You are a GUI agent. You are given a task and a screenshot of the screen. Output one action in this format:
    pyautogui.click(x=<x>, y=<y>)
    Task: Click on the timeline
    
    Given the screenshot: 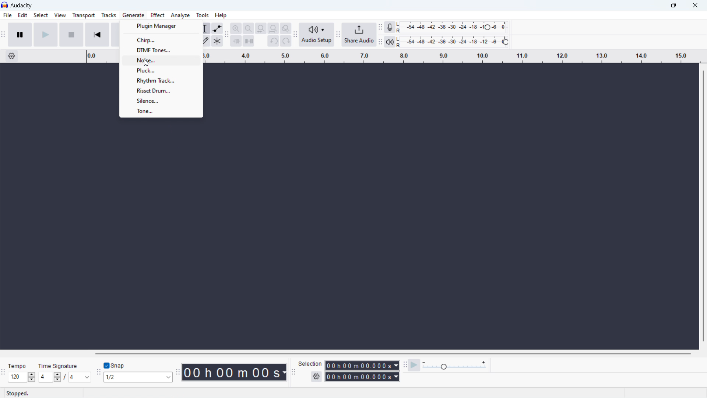 What is the action you would take?
    pyautogui.click(x=454, y=56)
    